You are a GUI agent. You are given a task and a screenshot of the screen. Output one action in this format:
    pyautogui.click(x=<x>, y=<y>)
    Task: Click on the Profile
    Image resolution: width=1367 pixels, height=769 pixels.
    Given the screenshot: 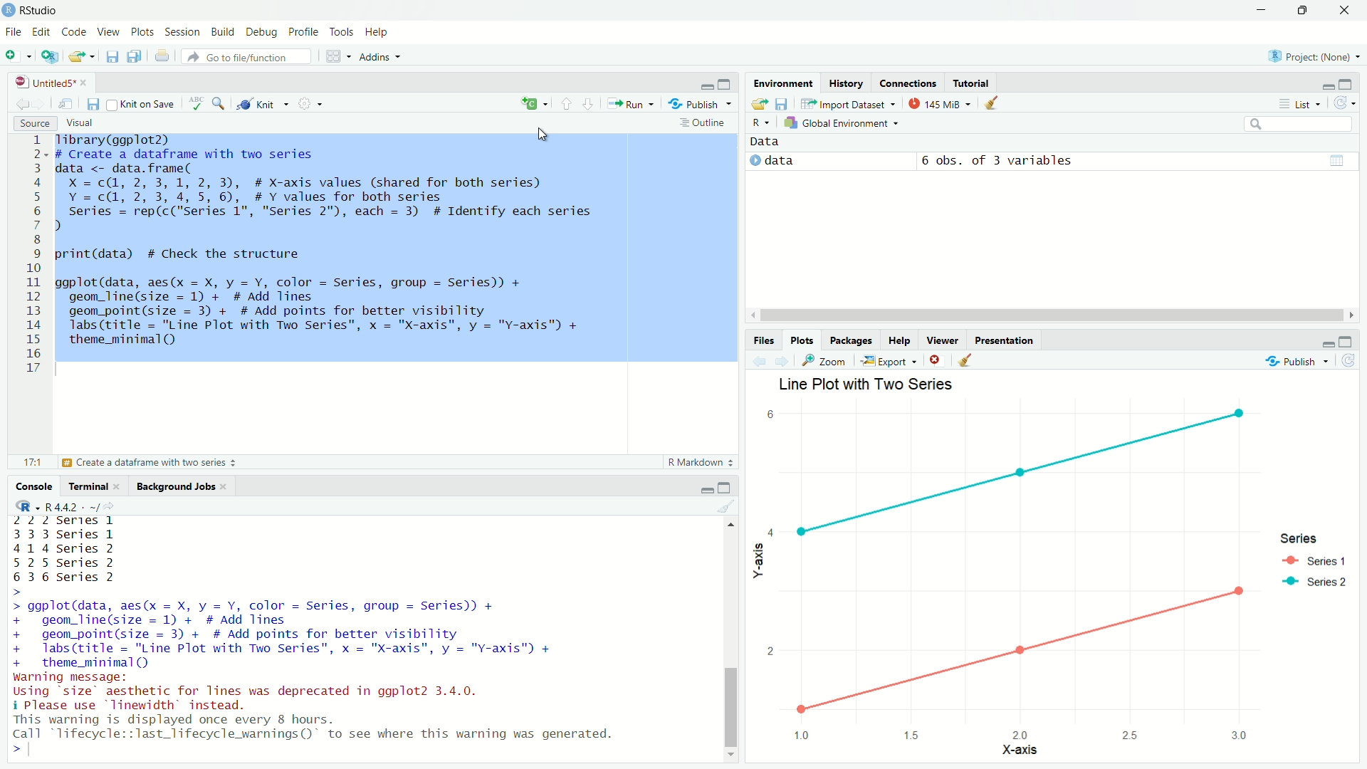 What is the action you would take?
    pyautogui.click(x=303, y=33)
    